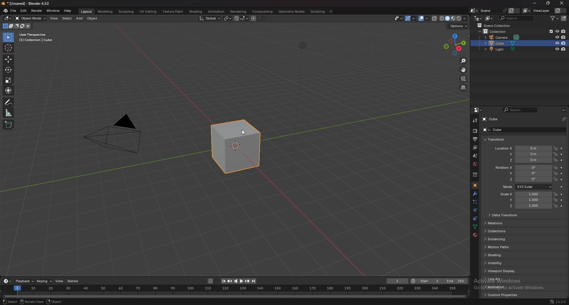 Image resolution: width=569 pixels, height=305 pixels. I want to click on location y, so click(523, 154).